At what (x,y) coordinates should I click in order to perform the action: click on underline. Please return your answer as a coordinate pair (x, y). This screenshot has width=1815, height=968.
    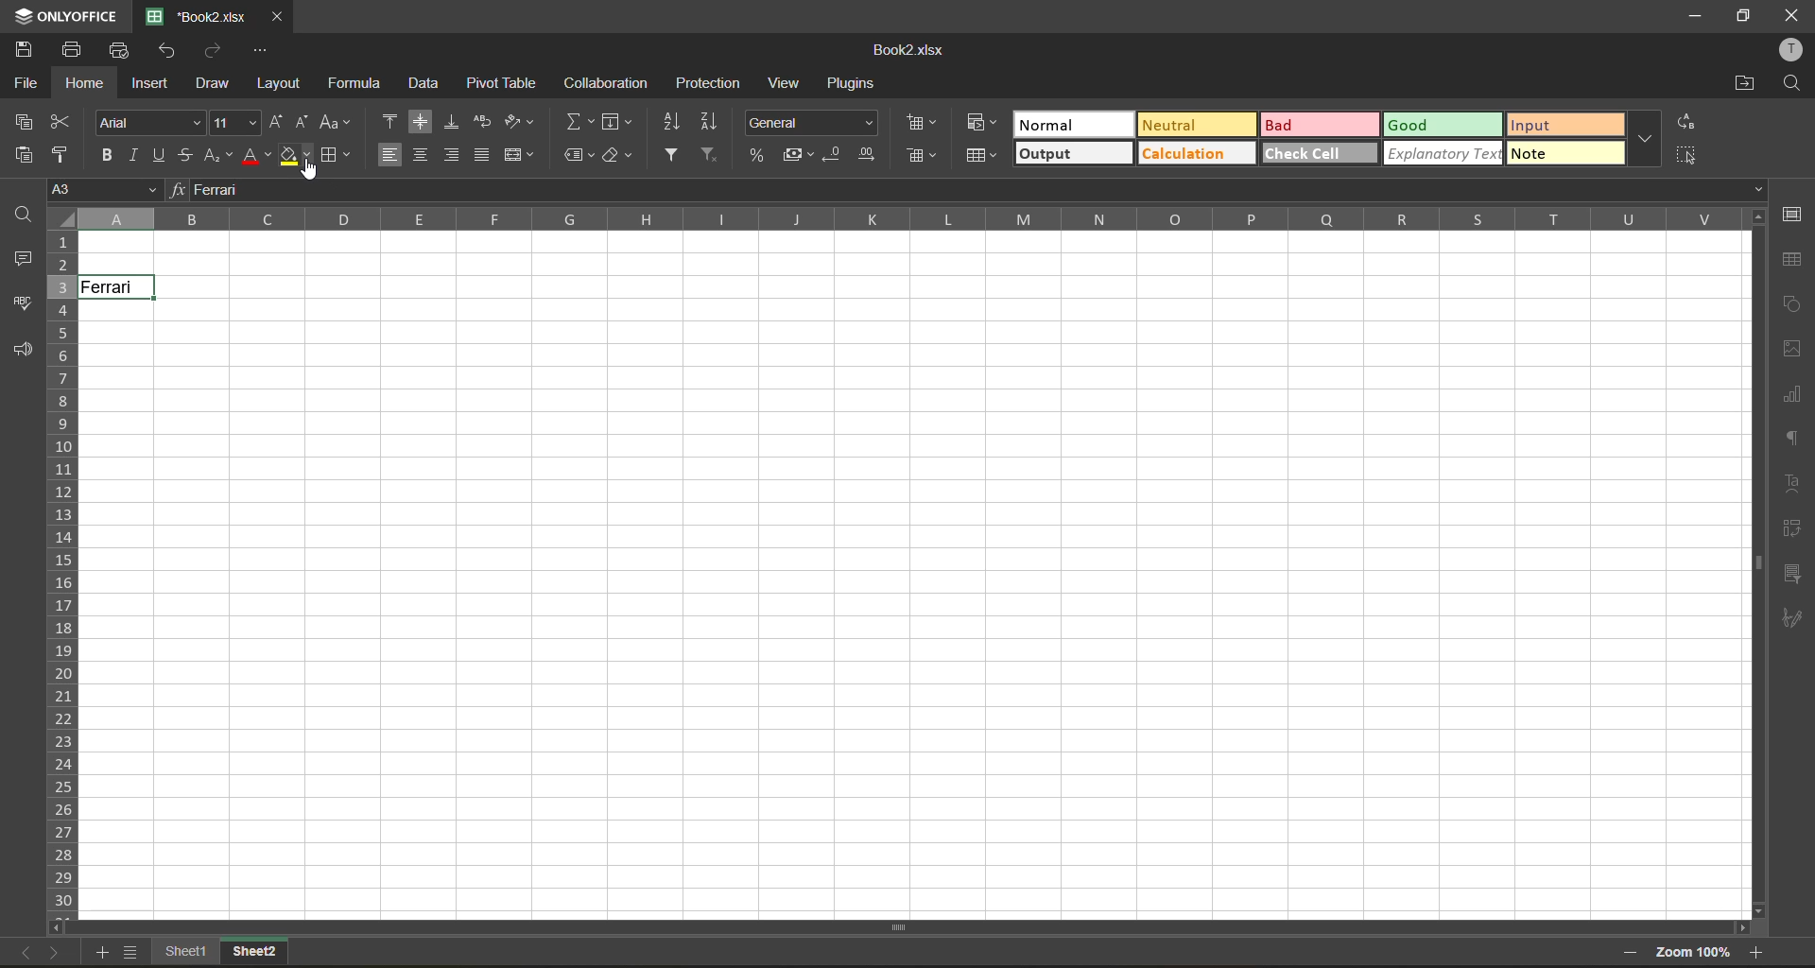
    Looking at the image, I should click on (164, 153).